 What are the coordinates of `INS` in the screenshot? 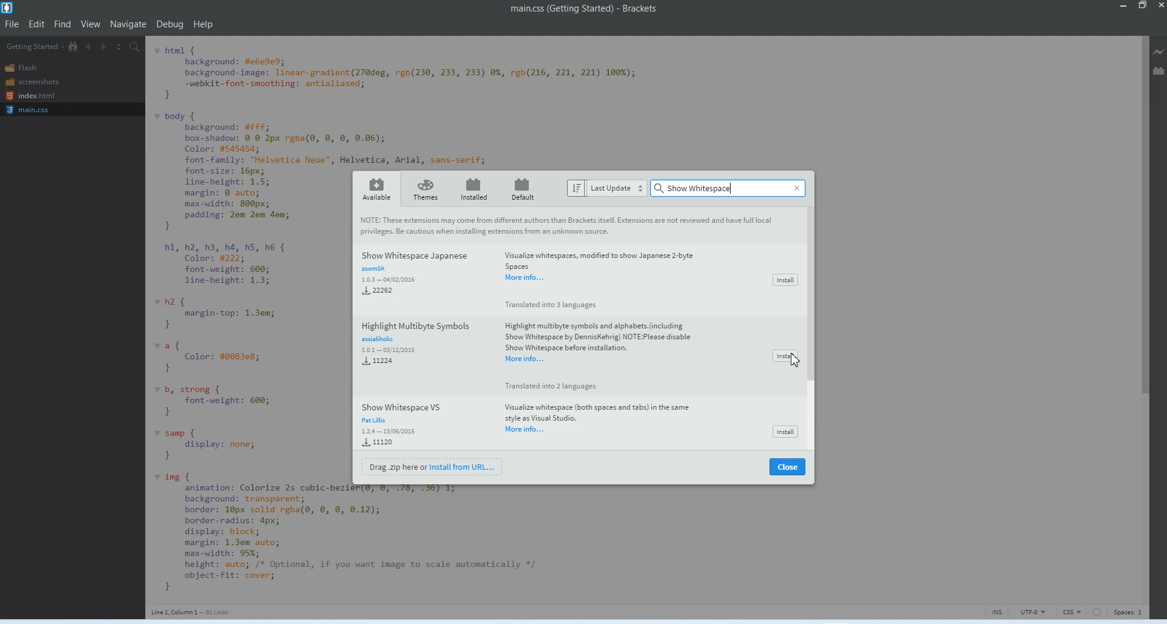 It's located at (997, 612).